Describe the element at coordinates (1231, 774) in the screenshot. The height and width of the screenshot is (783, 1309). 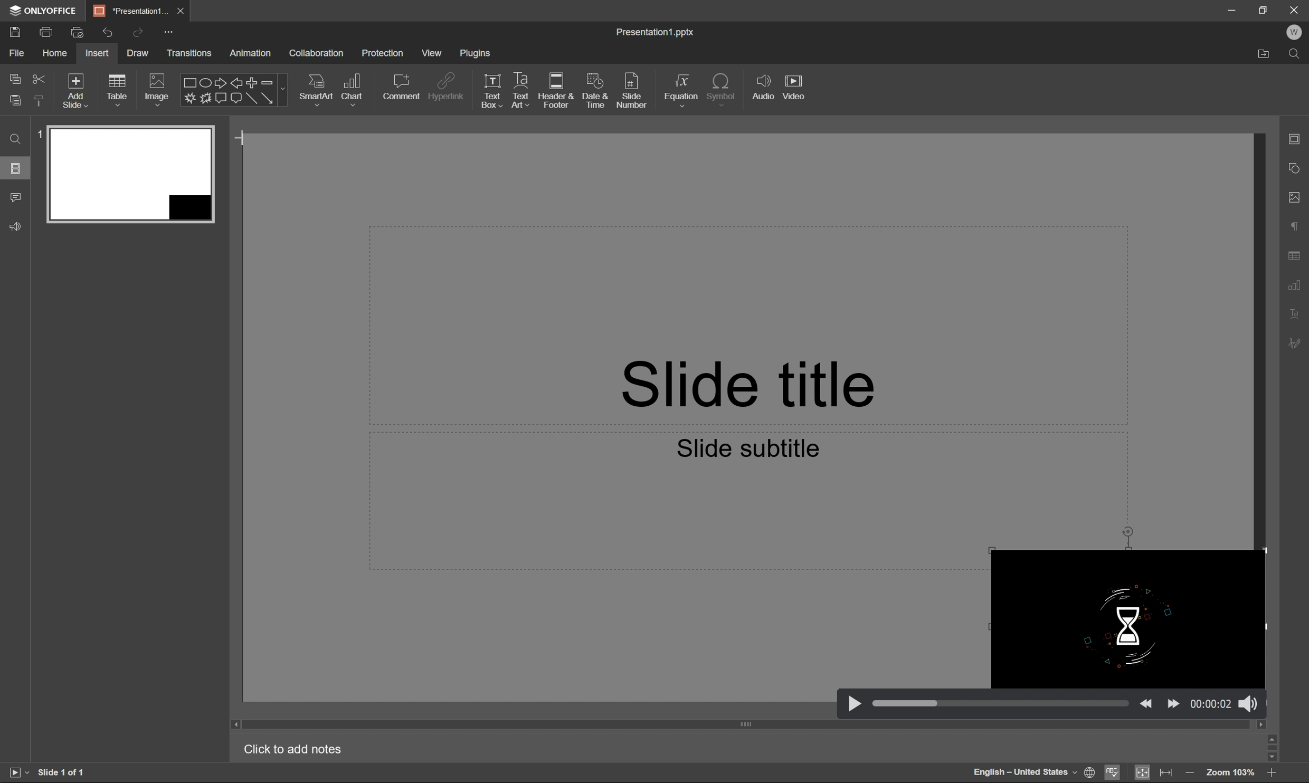
I see `Zoom 103%zoom 103%` at that location.